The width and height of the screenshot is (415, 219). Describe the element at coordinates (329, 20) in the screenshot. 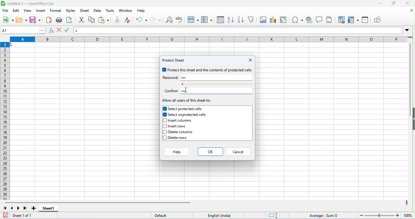

I see `header and footer` at that location.